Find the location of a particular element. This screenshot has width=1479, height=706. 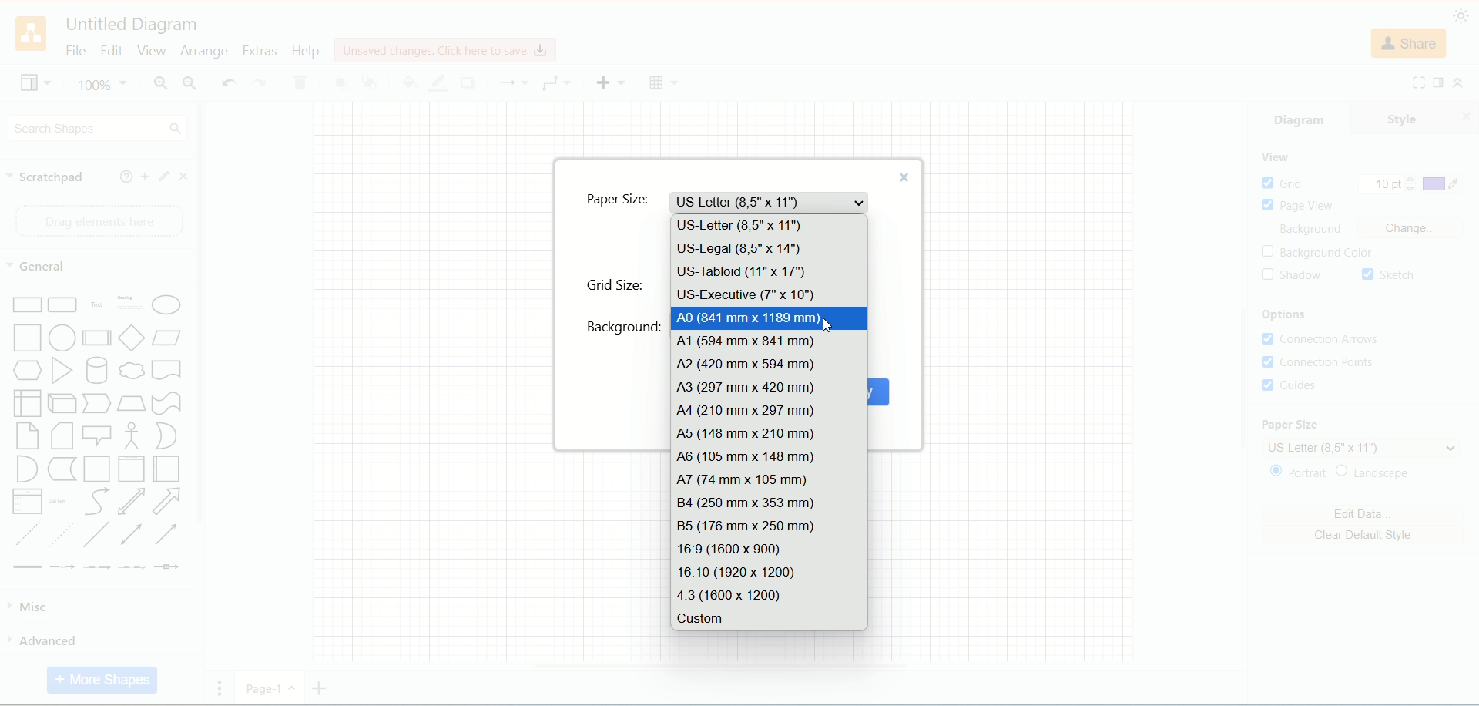

shadow is located at coordinates (466, 82).